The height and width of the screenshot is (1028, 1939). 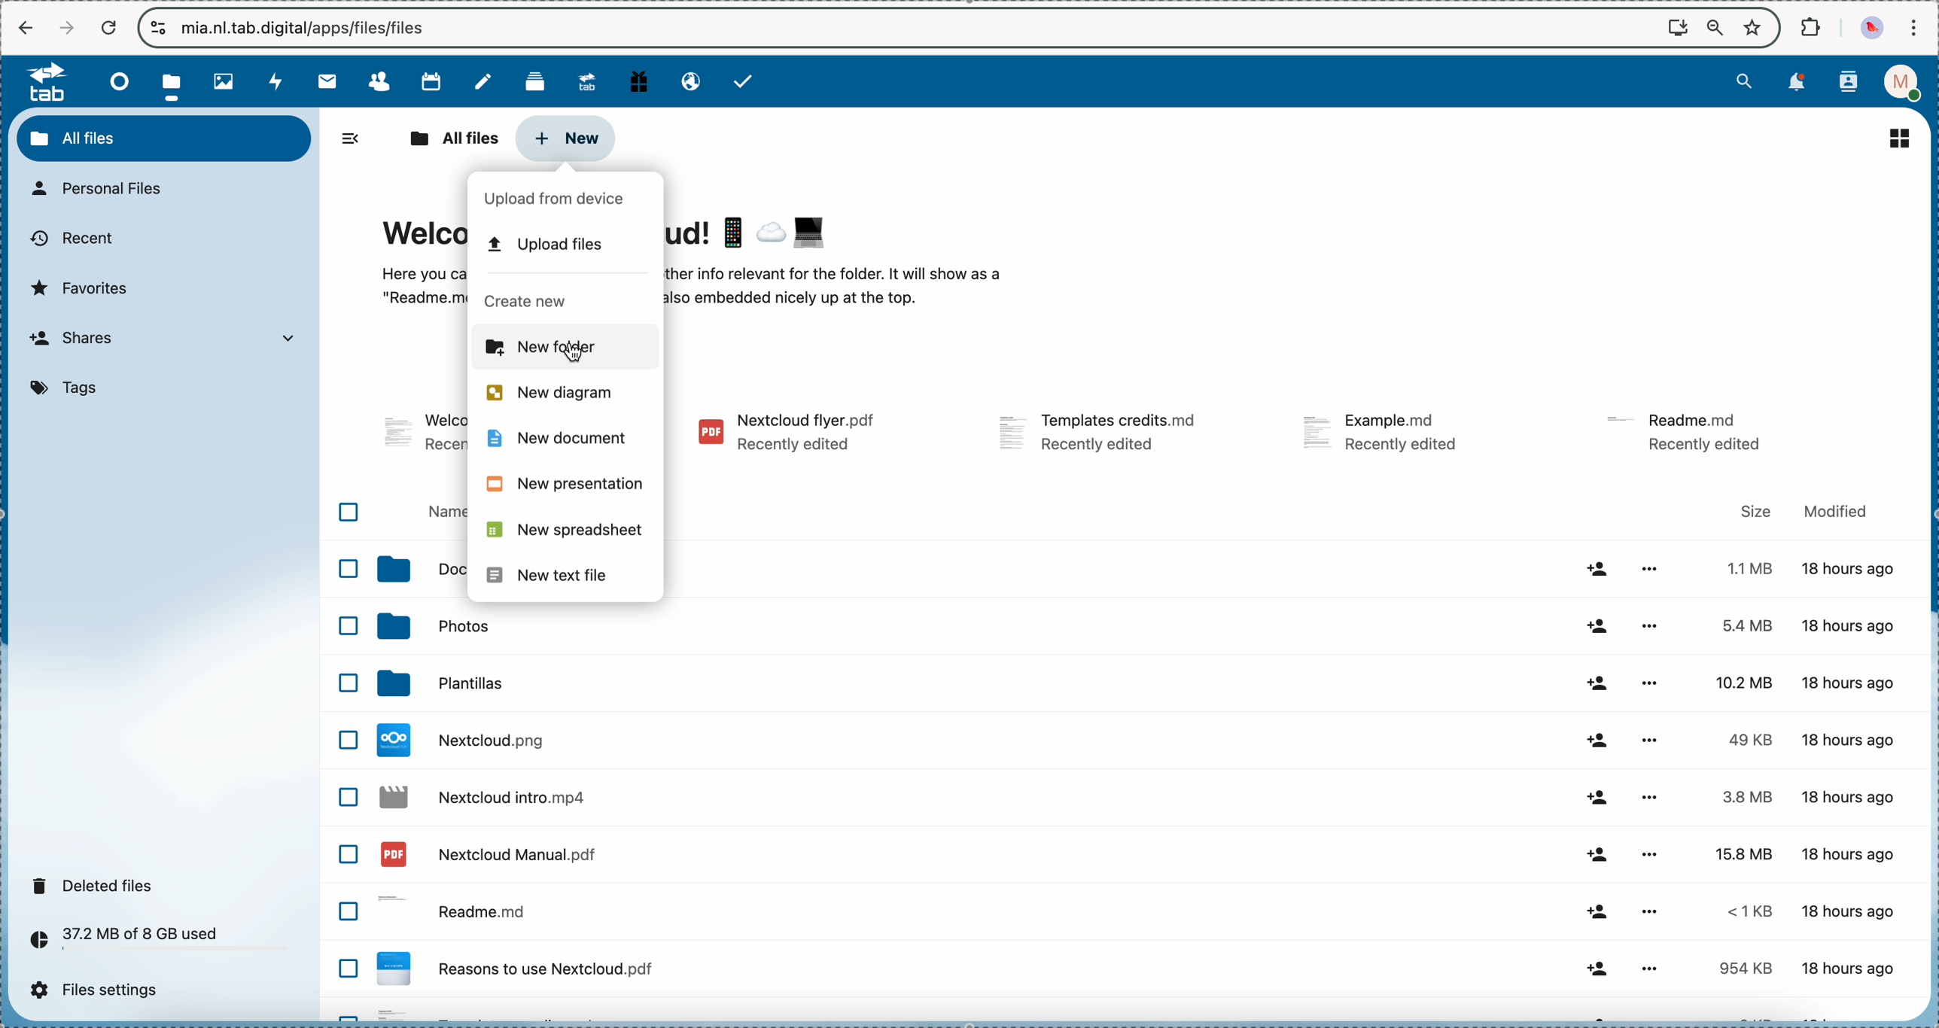 I want to click on file, so click(x=963, y=972).